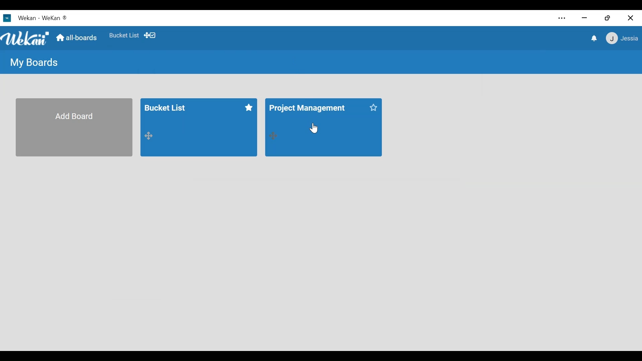  Describe the element at coordinates (123, 35) in the screenshot. I see `Favorite` at that location.